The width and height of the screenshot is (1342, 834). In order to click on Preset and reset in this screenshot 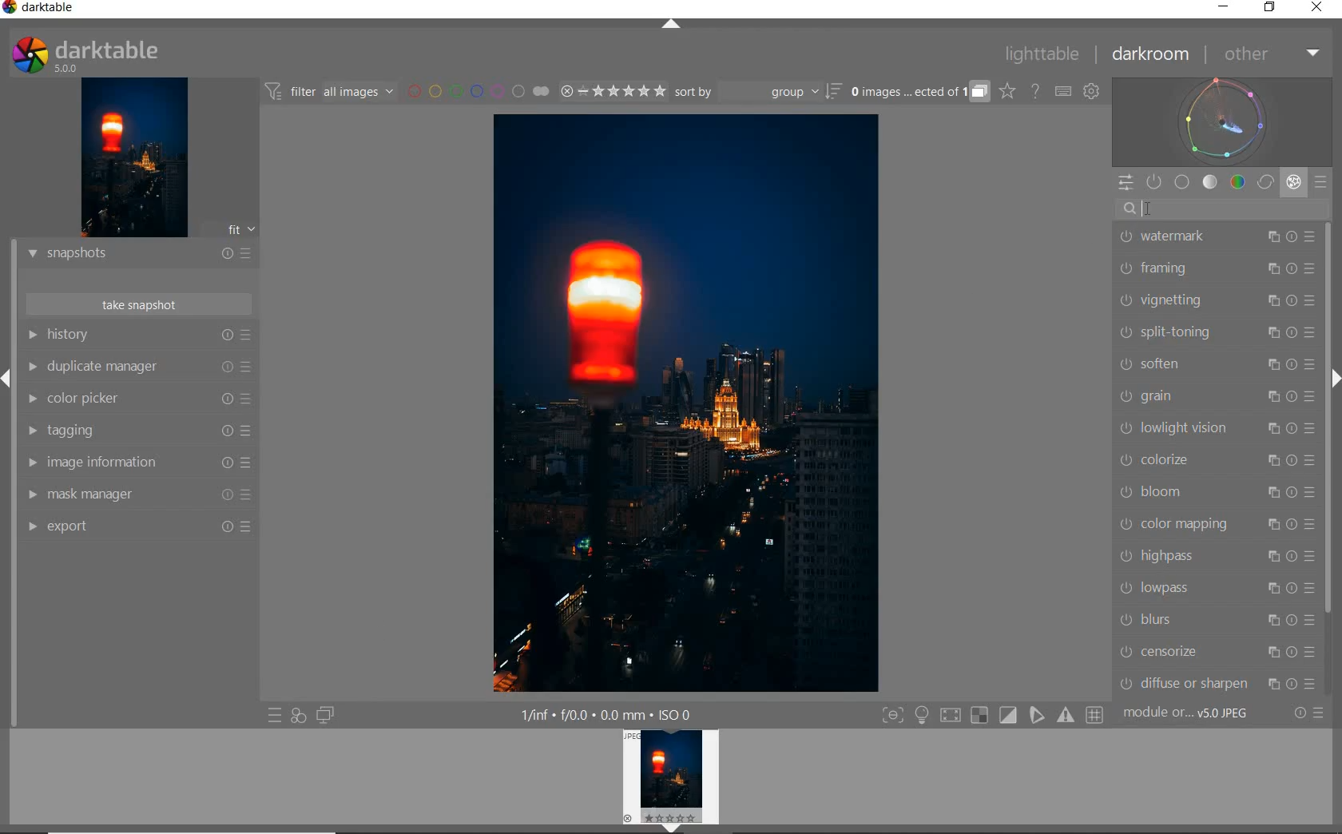, I will do `click(248, 367)`.